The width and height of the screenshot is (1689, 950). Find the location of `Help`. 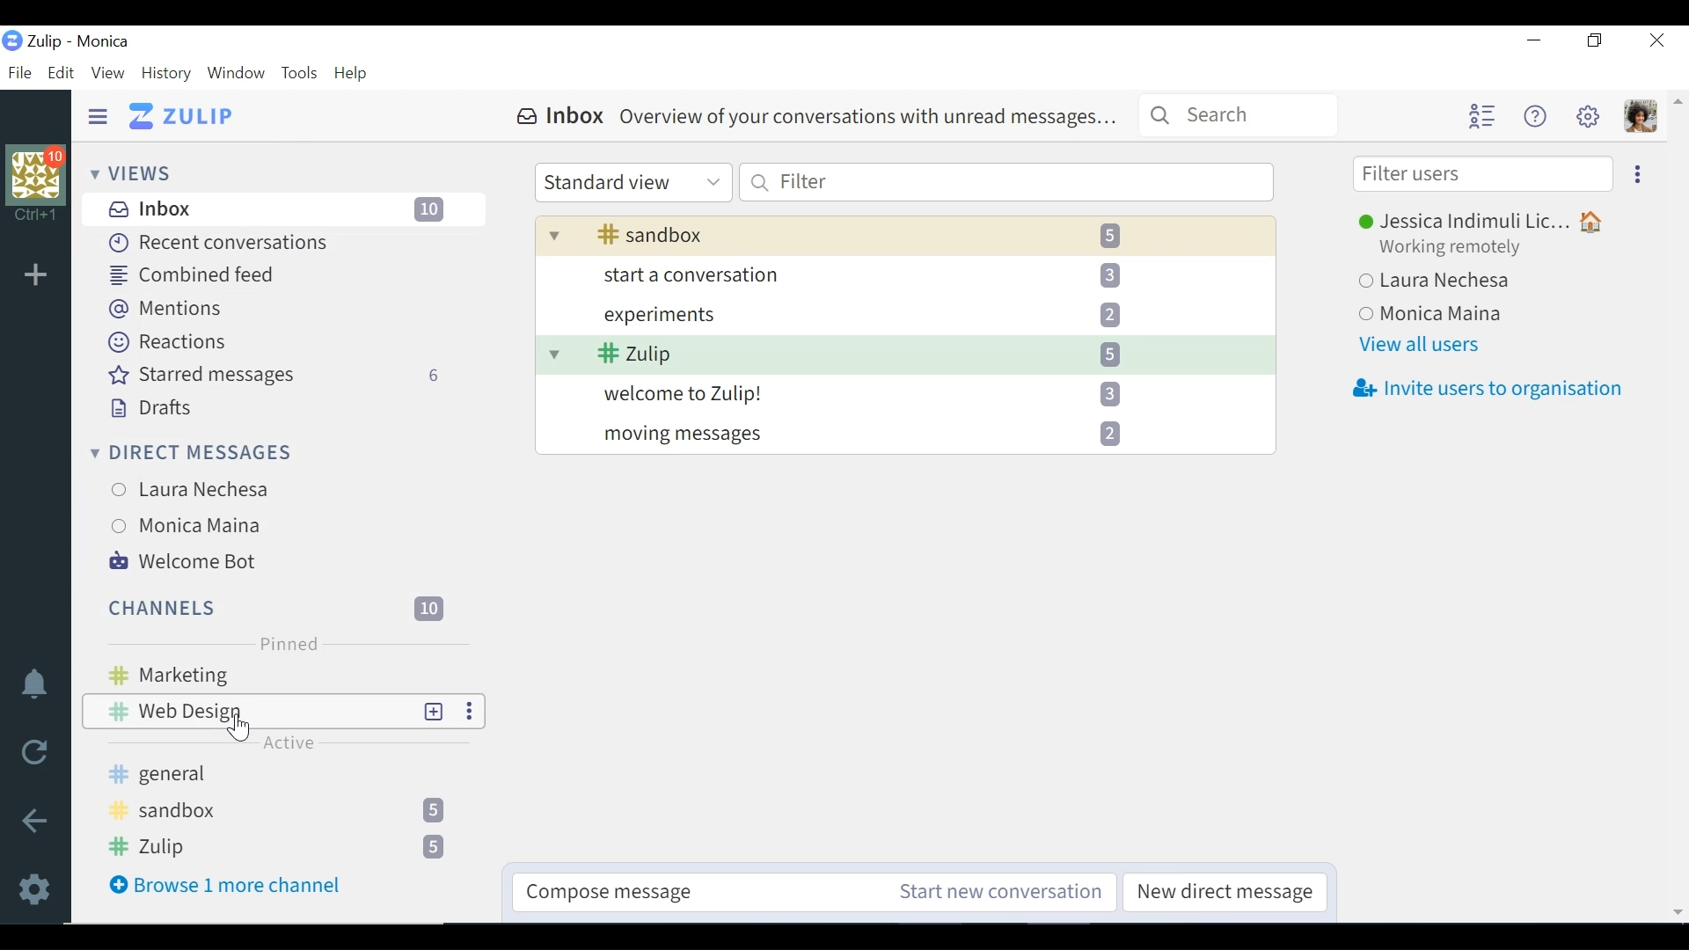

Help is located at coordinates (353, 74).